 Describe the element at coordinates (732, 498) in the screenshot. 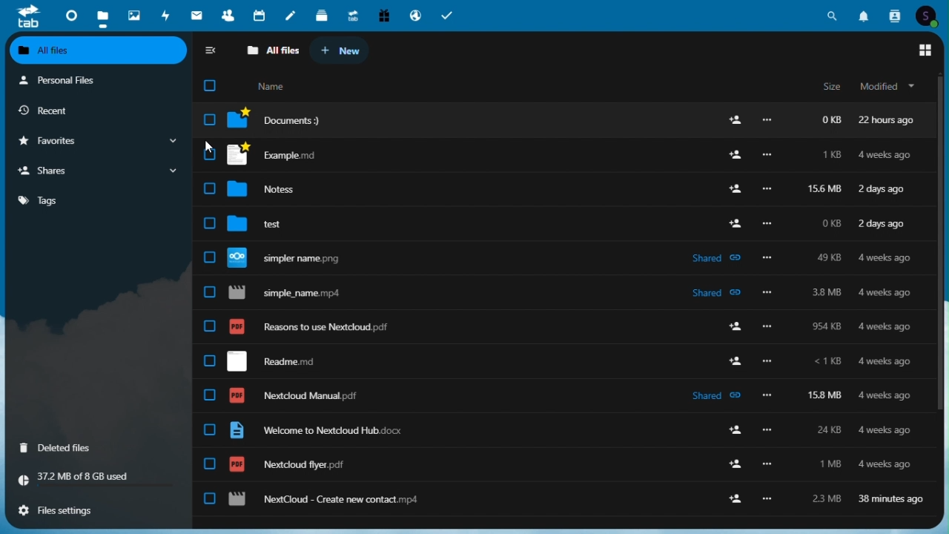

I see `add user` at that location.